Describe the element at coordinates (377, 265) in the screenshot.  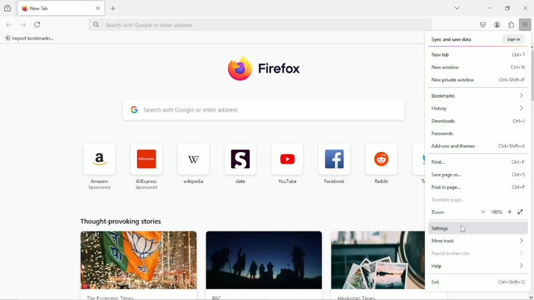
I see `news` at that location.